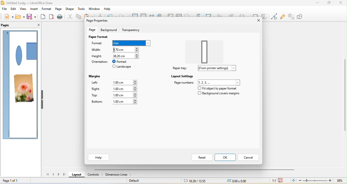 This screenshot has height=184, width=347. I want to click on edit, so click(14, 9).